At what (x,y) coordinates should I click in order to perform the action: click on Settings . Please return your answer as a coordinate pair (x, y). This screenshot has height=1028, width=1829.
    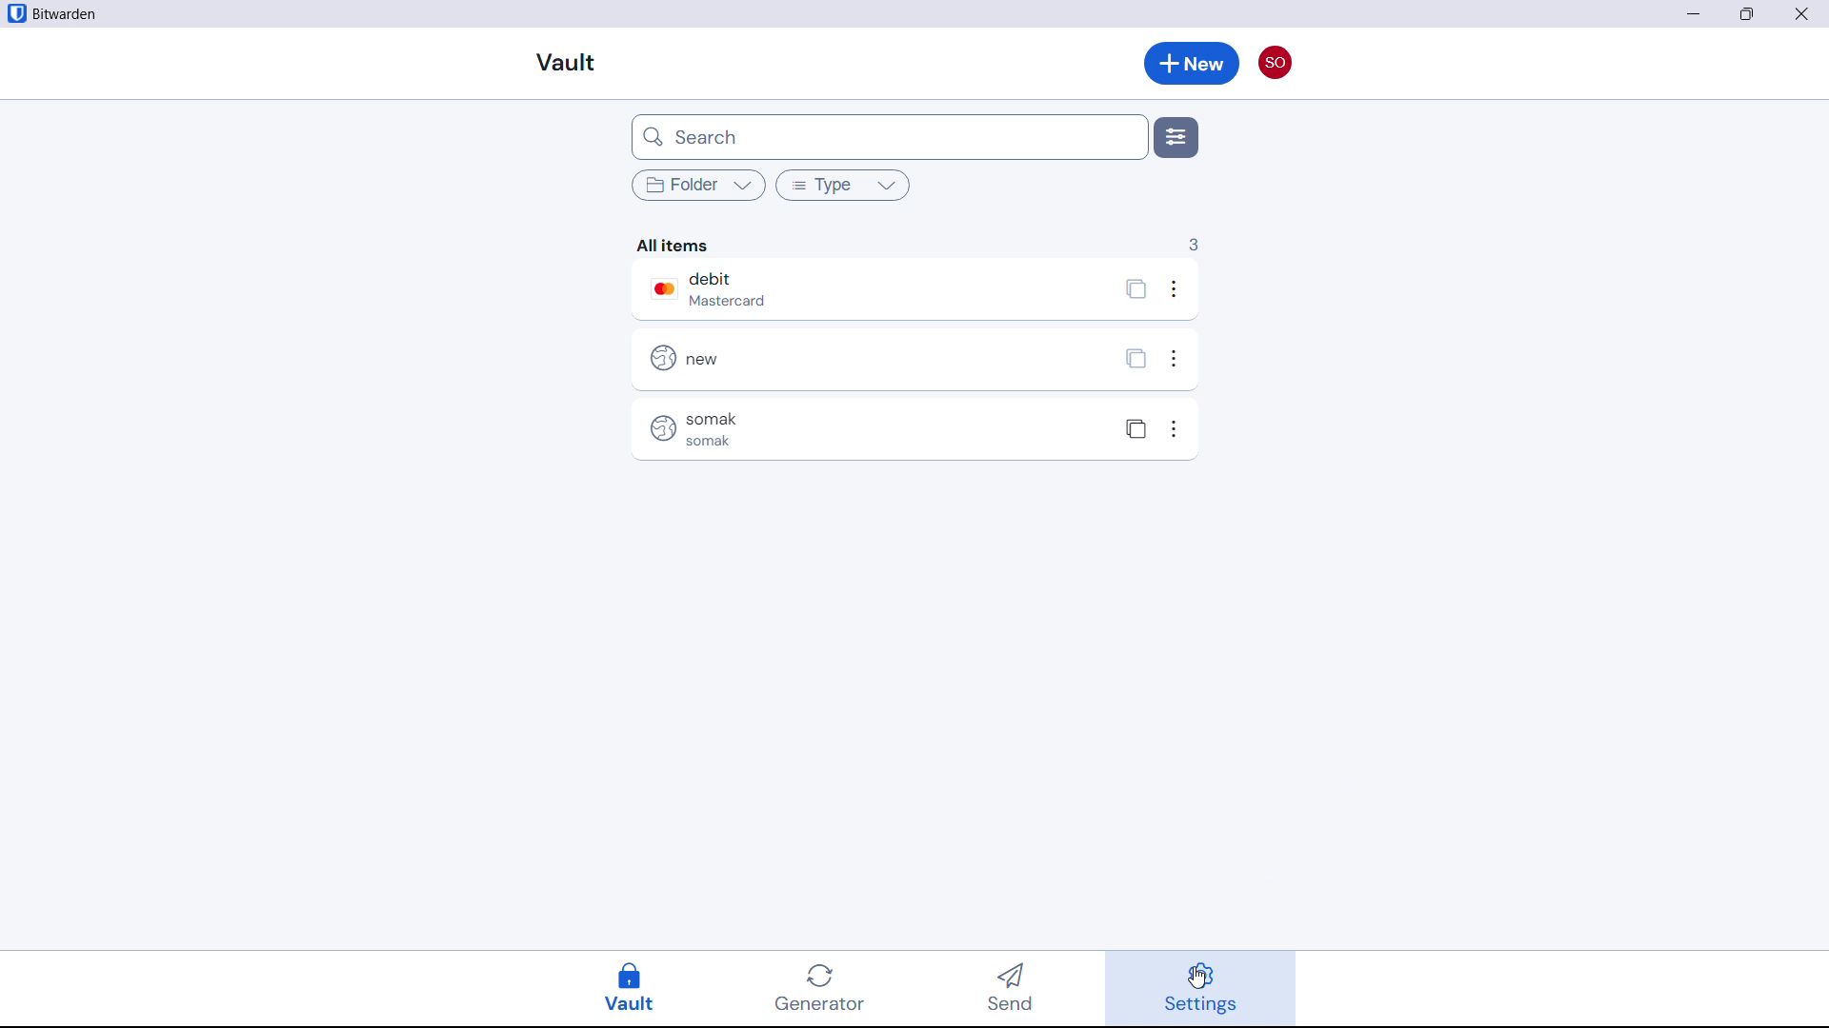
    Looking at the image, I should click on (1200, 988).